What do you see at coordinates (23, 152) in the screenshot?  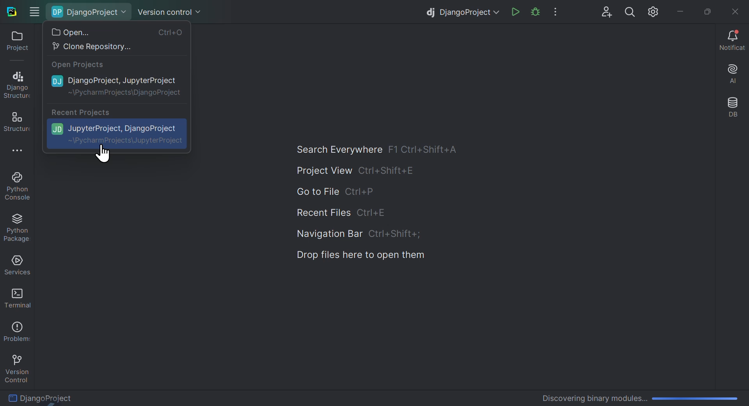 I see `More options` at bounding box center [23, 152].